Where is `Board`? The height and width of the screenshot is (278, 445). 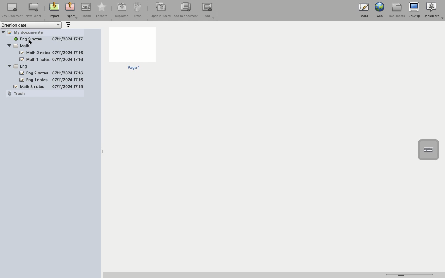 Board is located at coordinates (364, 11).